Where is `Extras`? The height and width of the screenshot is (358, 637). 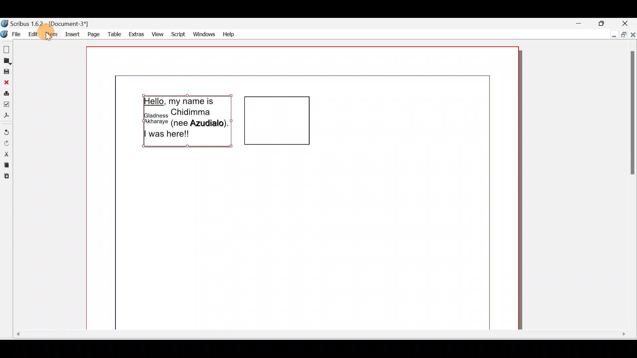
Extras is located at coordinates (135, 34).